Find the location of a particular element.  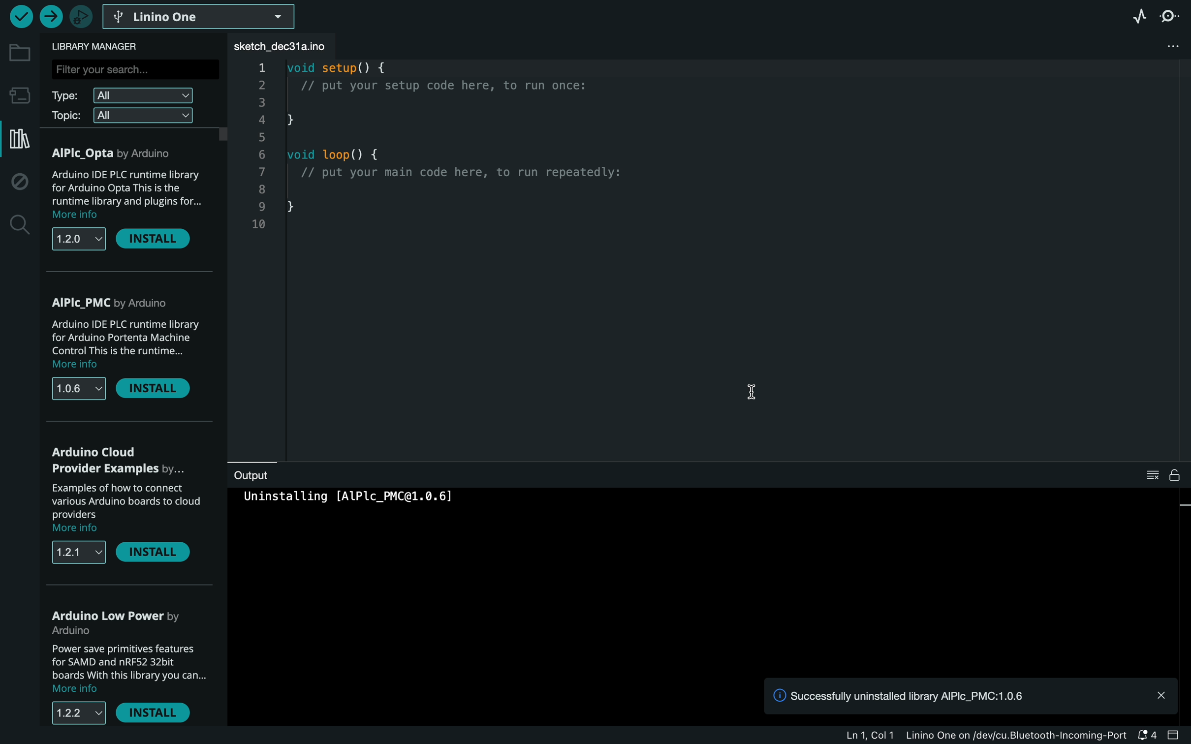

notification is located at coordinates (972, 695).